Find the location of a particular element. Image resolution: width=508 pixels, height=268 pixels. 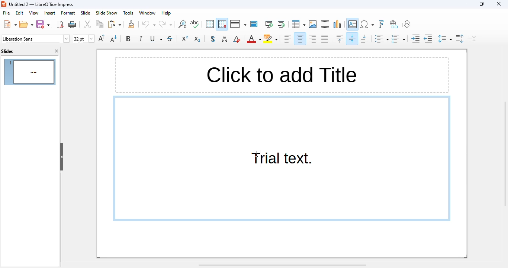

character highlighting color is located at coordinates (270, 39).